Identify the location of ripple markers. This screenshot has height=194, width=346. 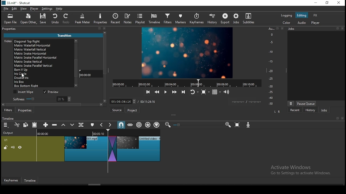
(157, 125).